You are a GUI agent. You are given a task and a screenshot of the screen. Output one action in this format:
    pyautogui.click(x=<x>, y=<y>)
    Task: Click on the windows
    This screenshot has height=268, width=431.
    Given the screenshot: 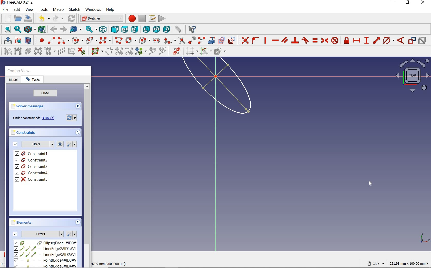 What is the action you would take?
    pyautogui.click(x=93, y=10)
    